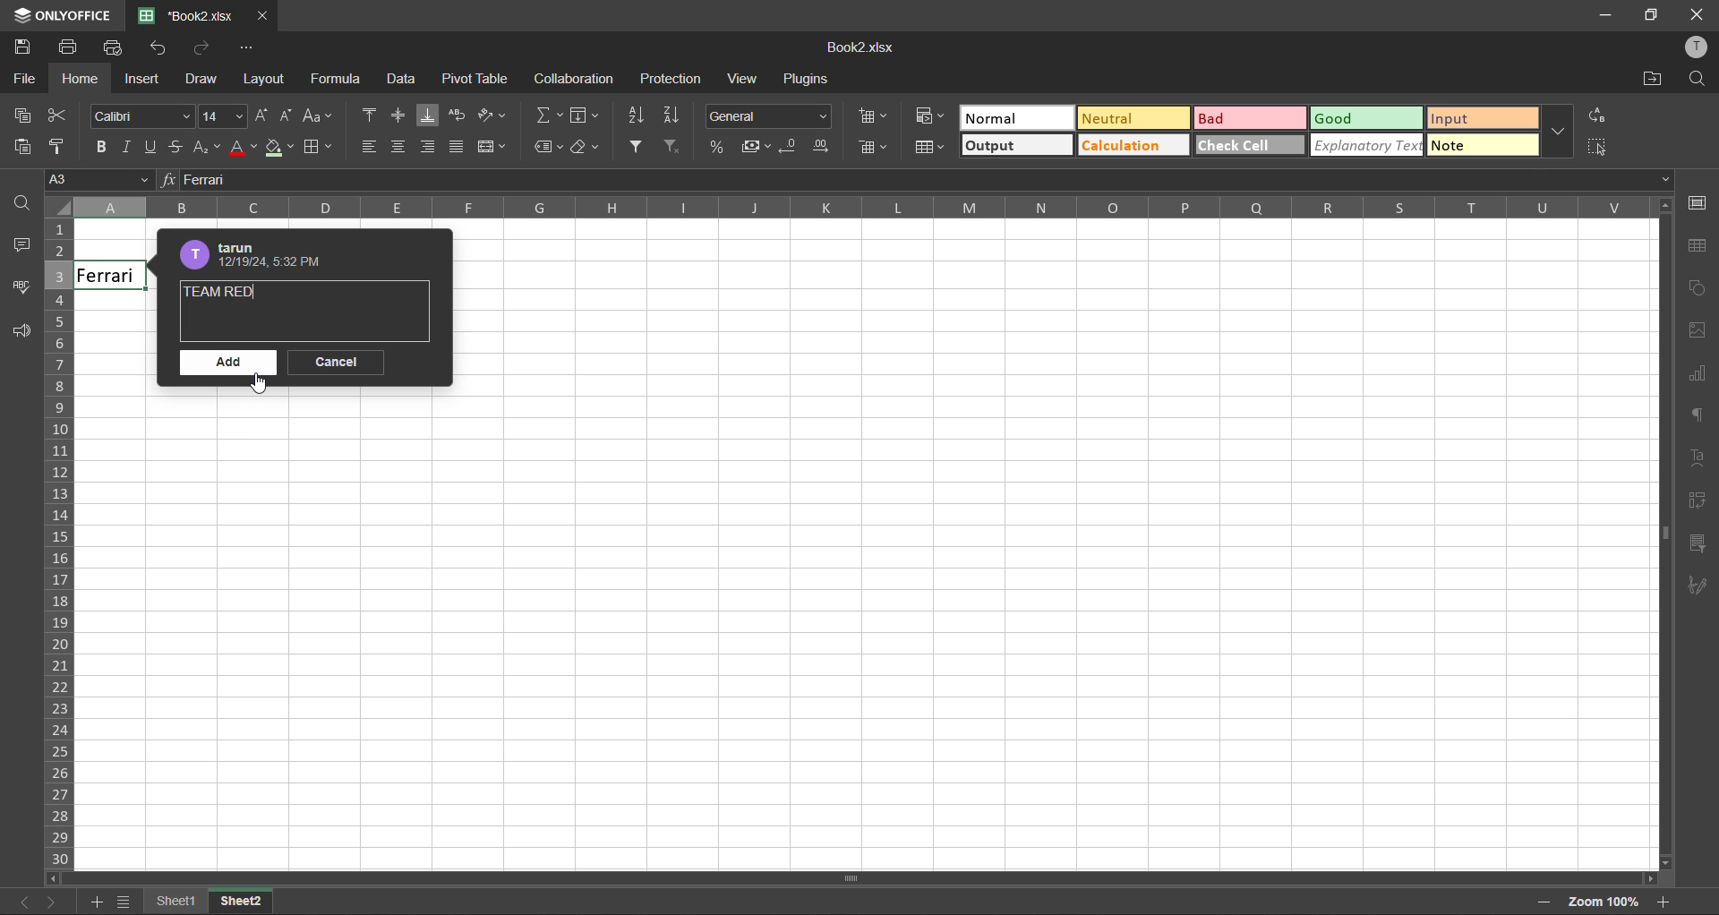  I want to click on sheet list, so click(122, 902).